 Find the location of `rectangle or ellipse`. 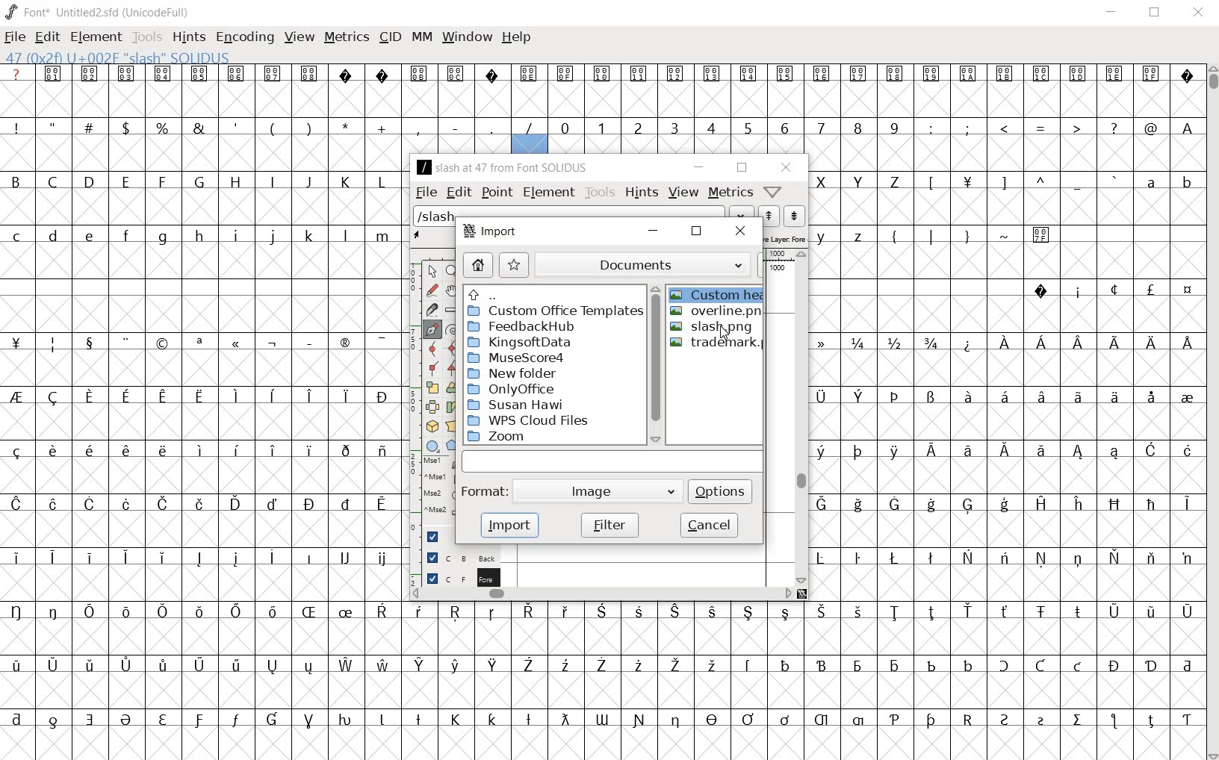

rectangle or ellipse is located at coordinates (432, 447).